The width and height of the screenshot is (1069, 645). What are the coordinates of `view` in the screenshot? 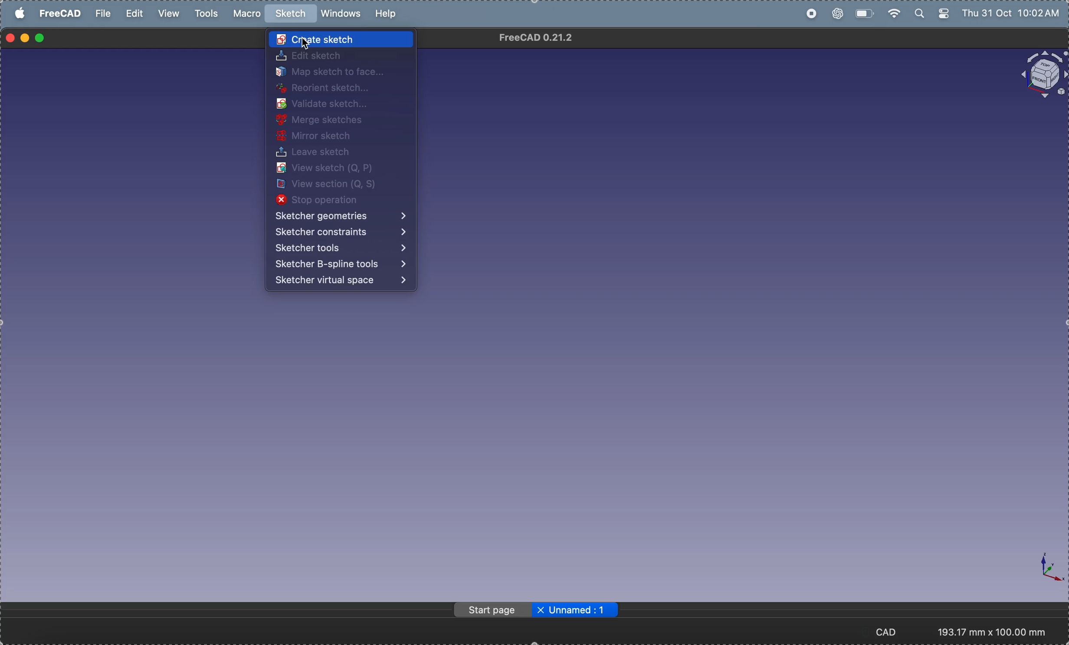 It's located at (167, 13).